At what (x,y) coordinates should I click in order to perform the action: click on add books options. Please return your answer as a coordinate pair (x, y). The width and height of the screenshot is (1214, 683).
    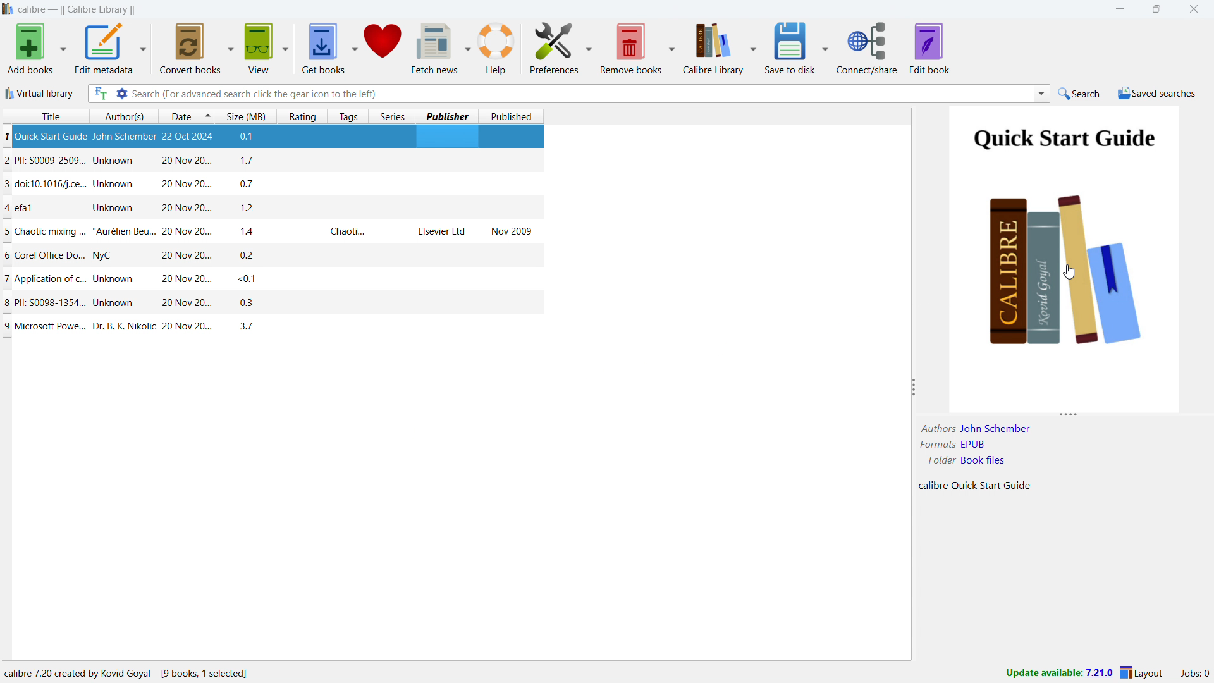
    Looking at the image, I should click on (63, 49).